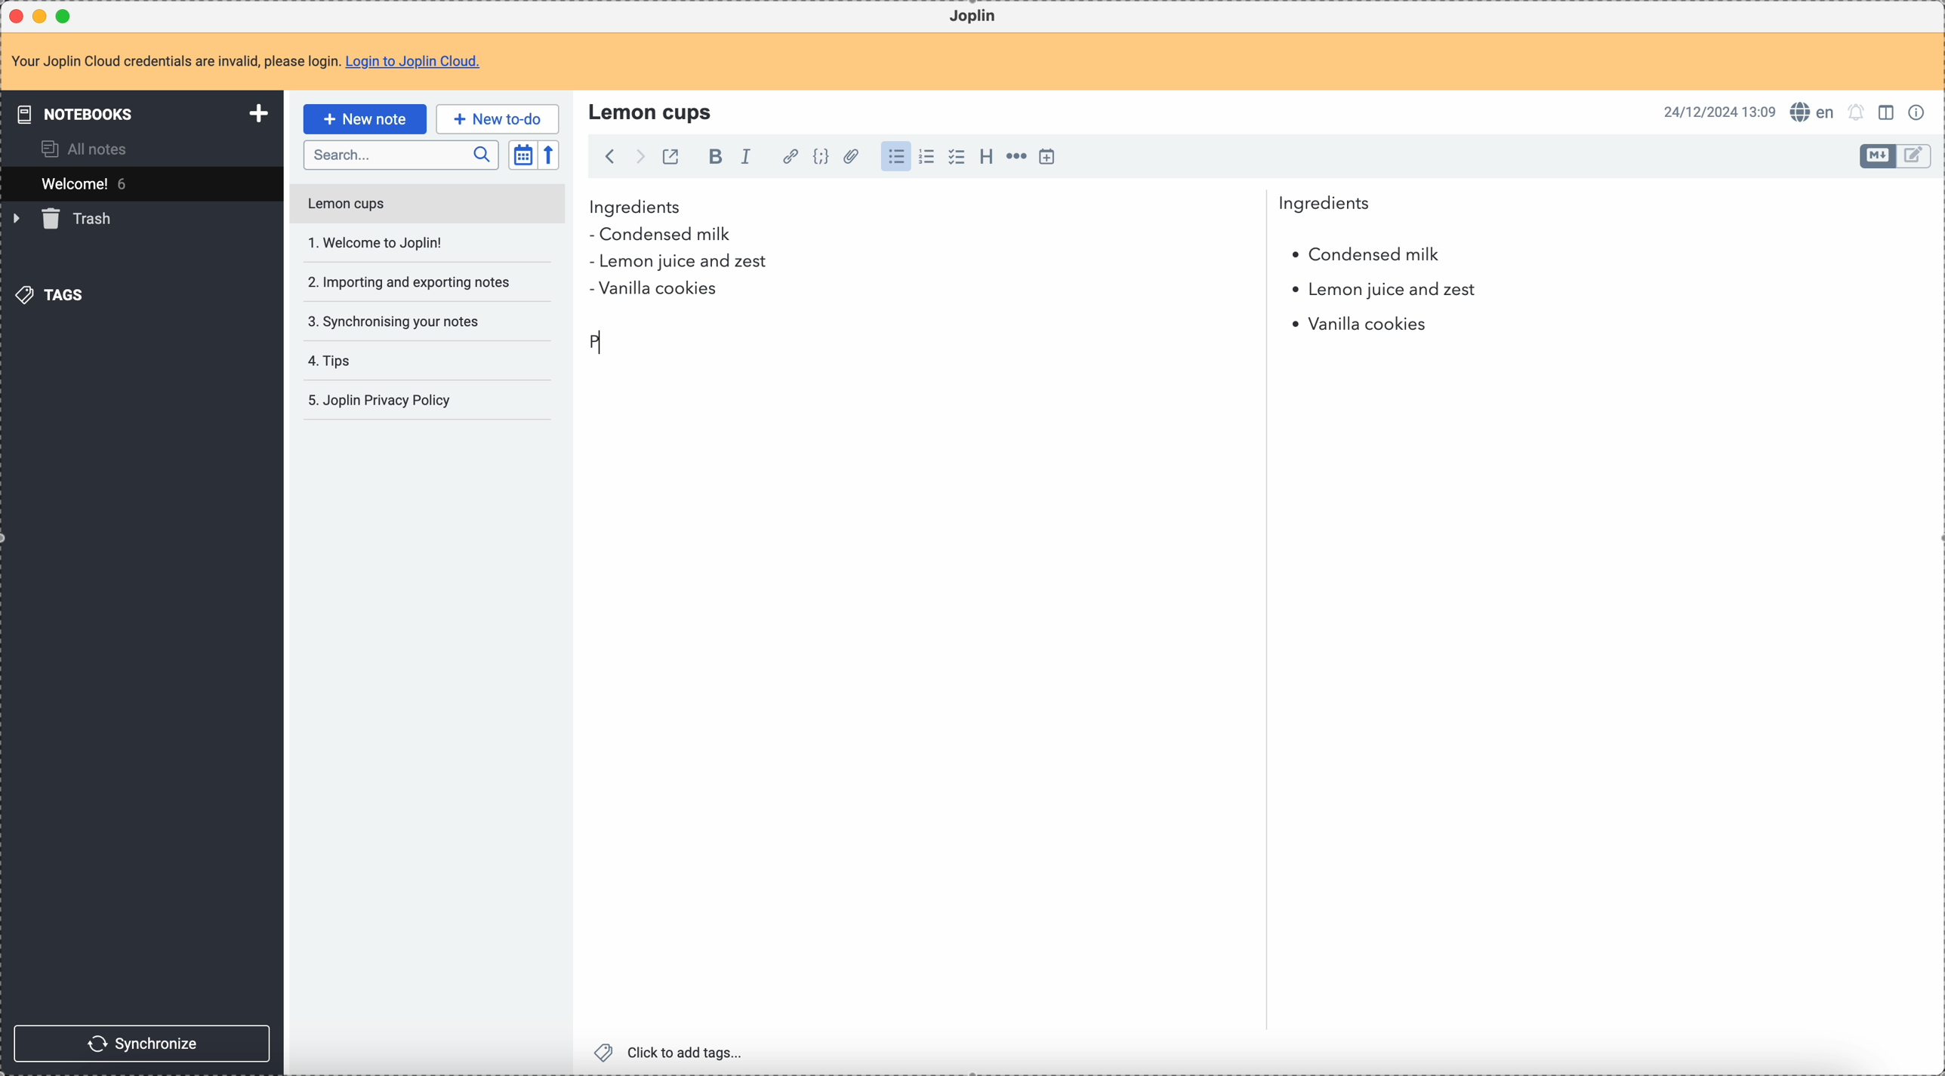 The image size is (1945, 1076). I want to click on hyperlink, so click(788, 158).